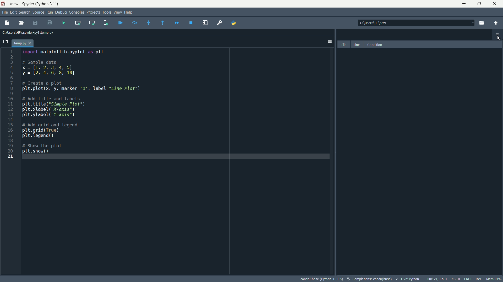 This screenshot has height=282, width=503. I want to click on step into function, so click(147, 23).